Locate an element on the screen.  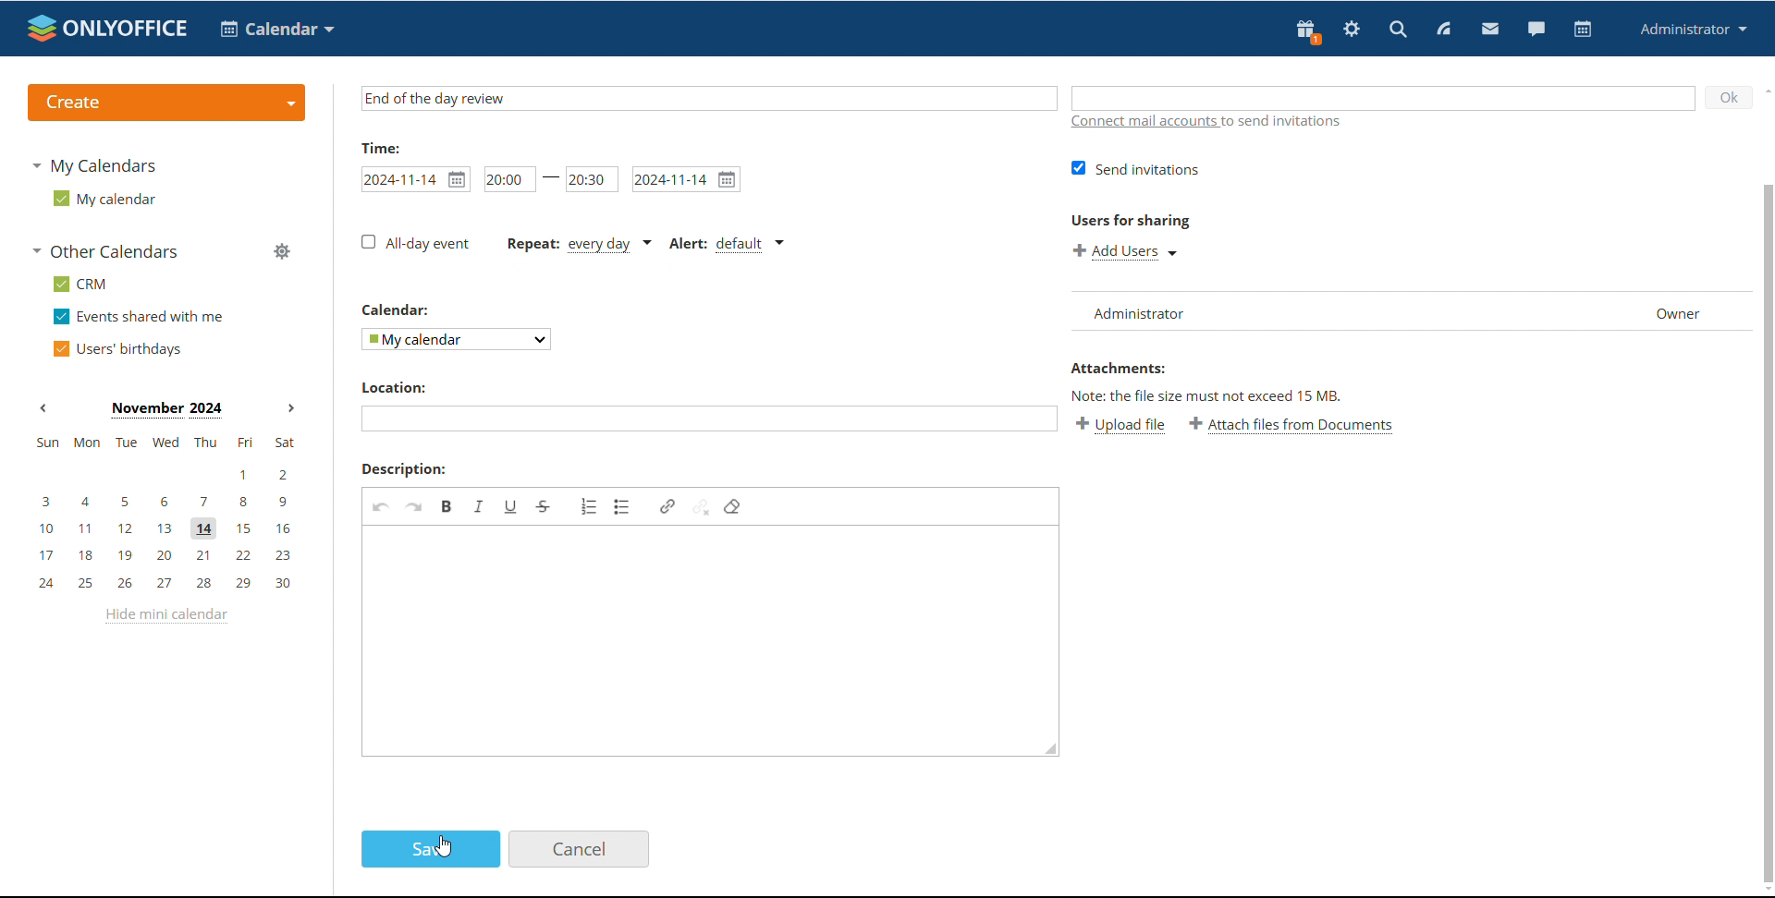
All - day event check box is located at coordinates (415, 244).